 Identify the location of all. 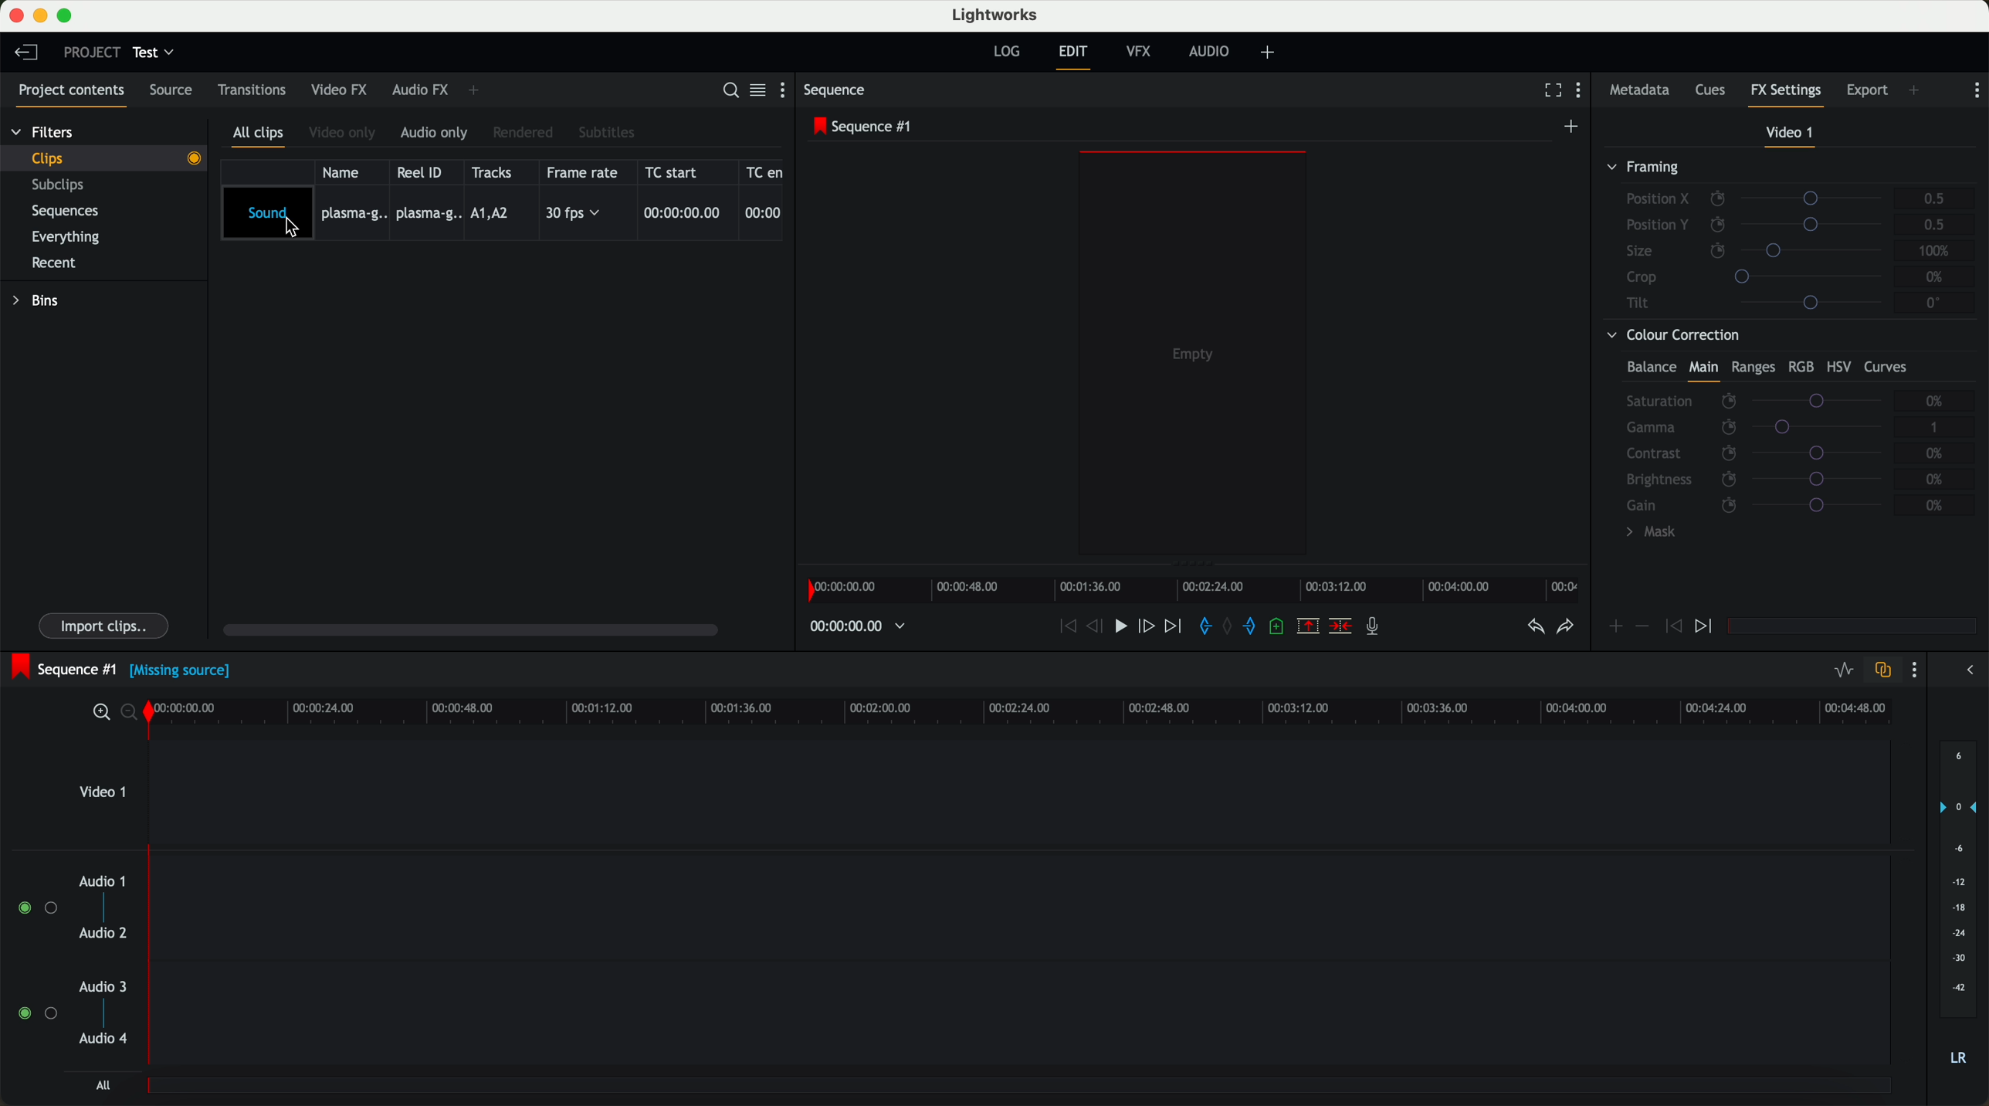
(100, 1087).